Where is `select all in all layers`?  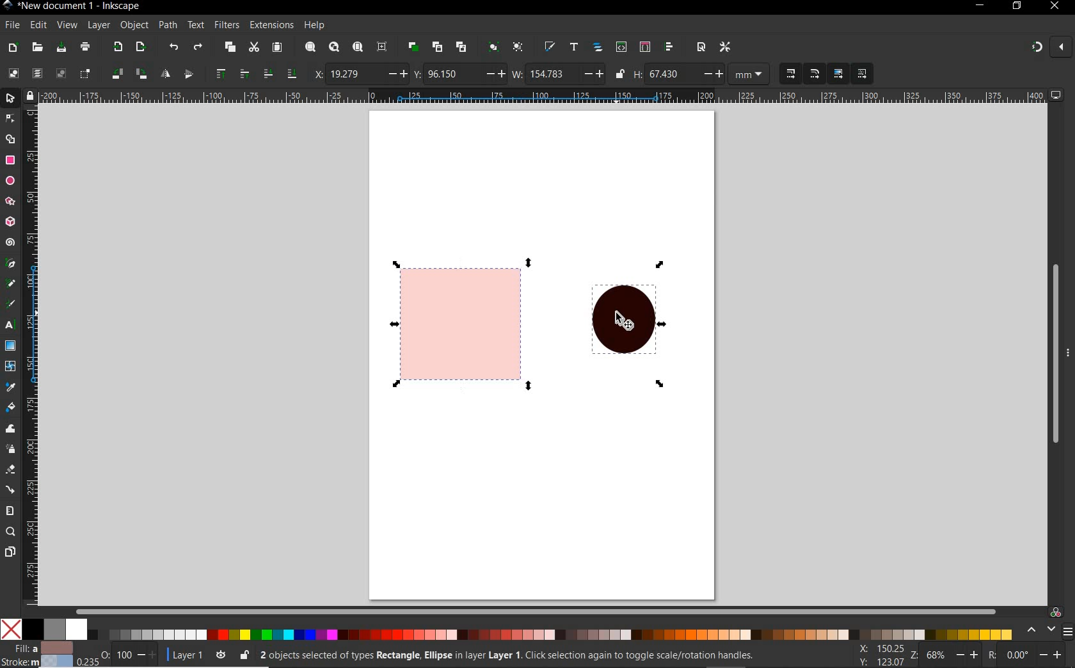
select all in all layers is located at coordinates (35, 72).